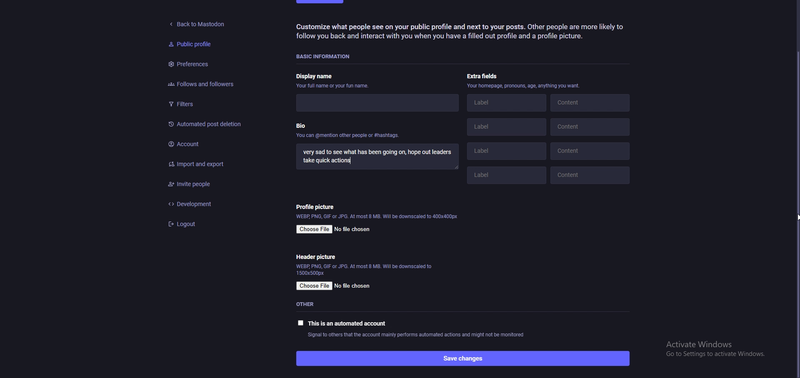 The width and height of the screenshot is (800, 378). What do you see at coordinates (711, 350) in the screenshot?
I see `Windows activation prompt` at bounding box center [711, 350].